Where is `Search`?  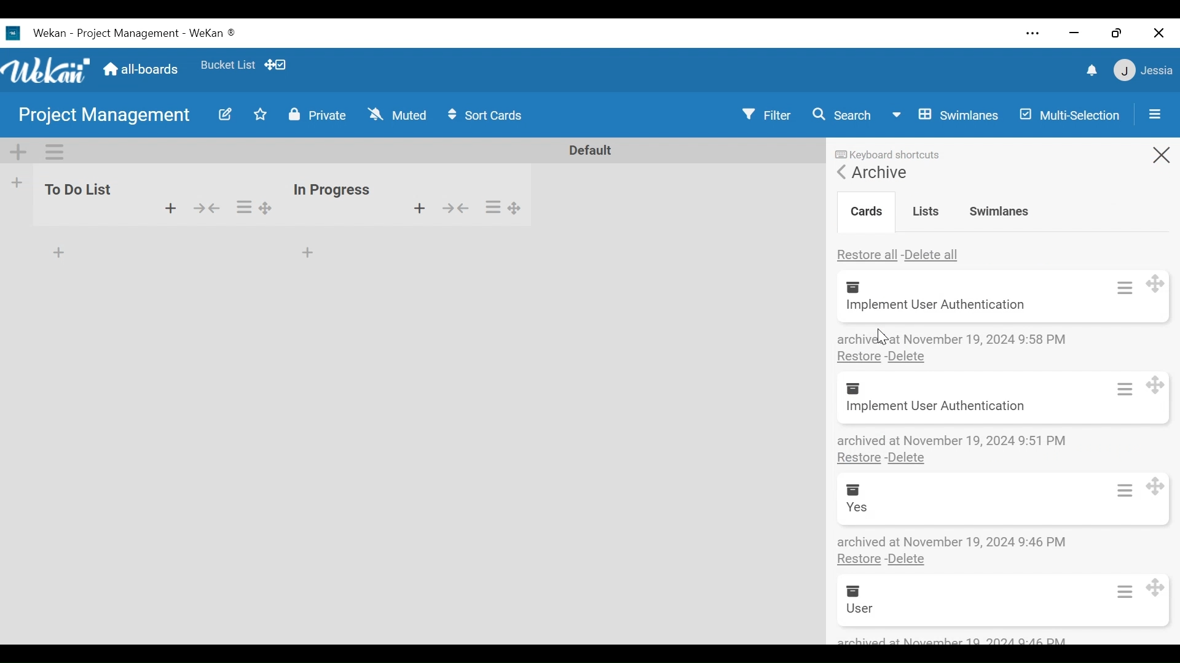
Search is located at coordinates (846, 115).